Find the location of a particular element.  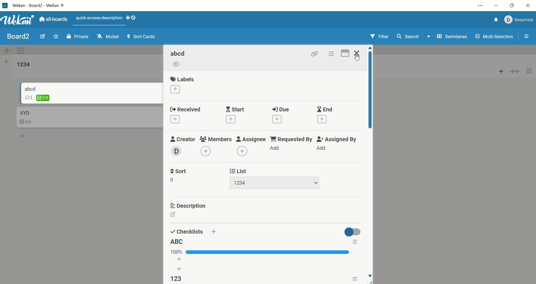

board title is located at coordinates (16, 36).